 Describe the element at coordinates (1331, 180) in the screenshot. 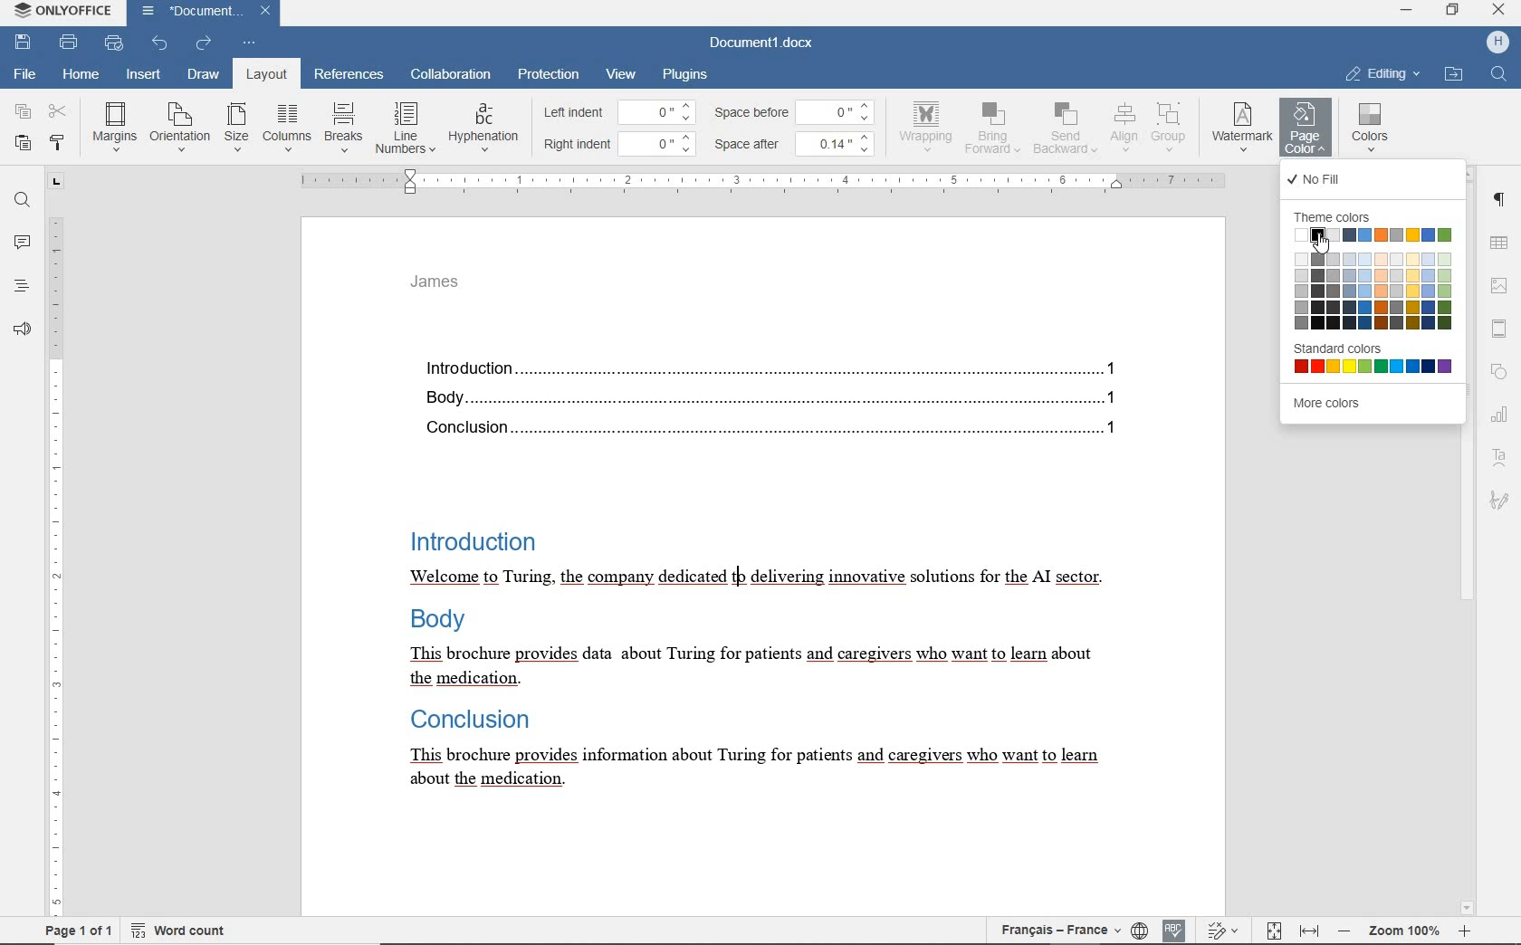

I see `no fill` at that location.